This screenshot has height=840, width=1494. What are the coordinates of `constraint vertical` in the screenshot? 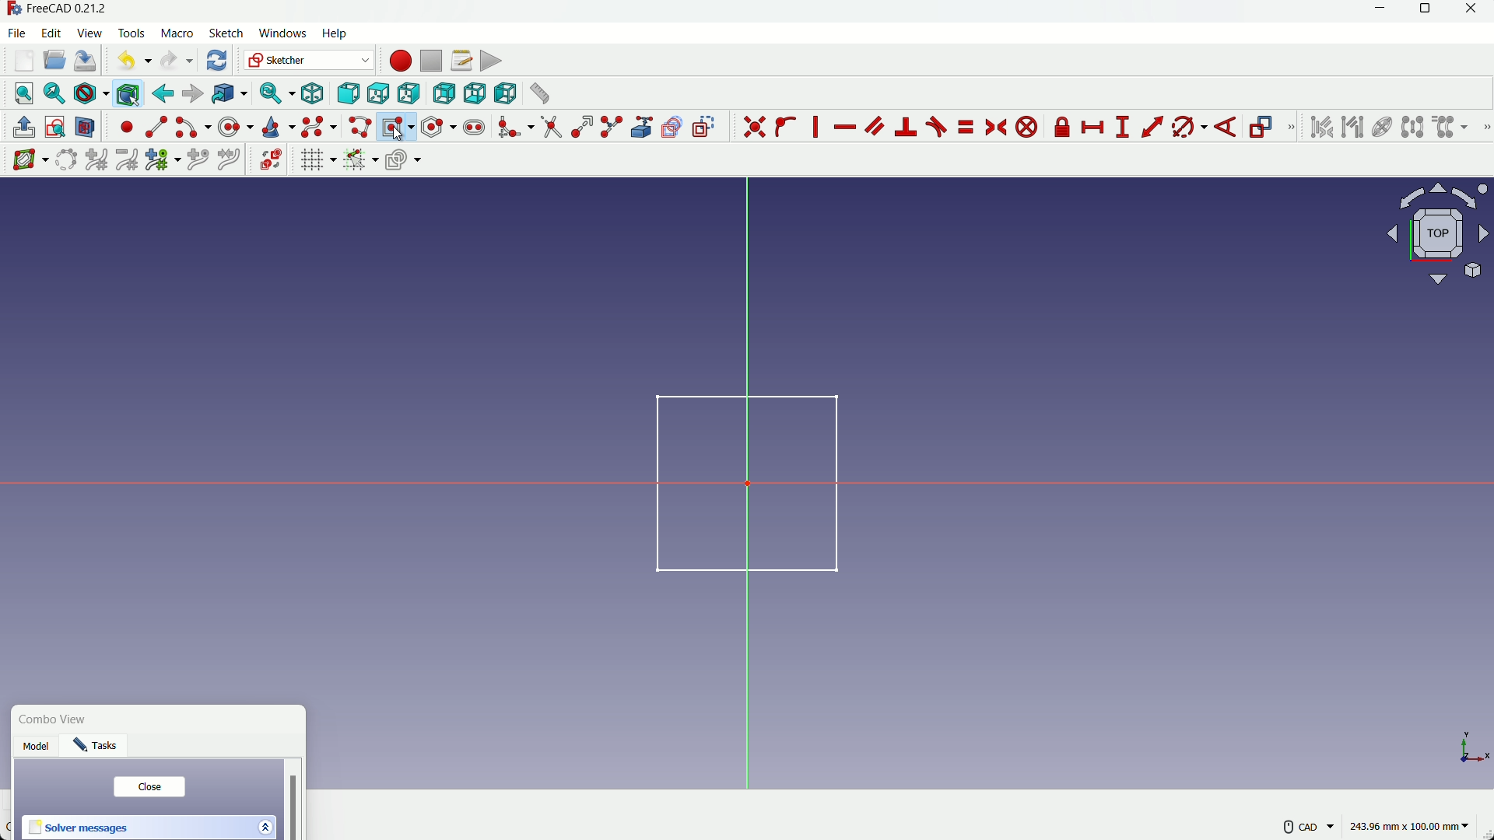 It's located at (819, 127).